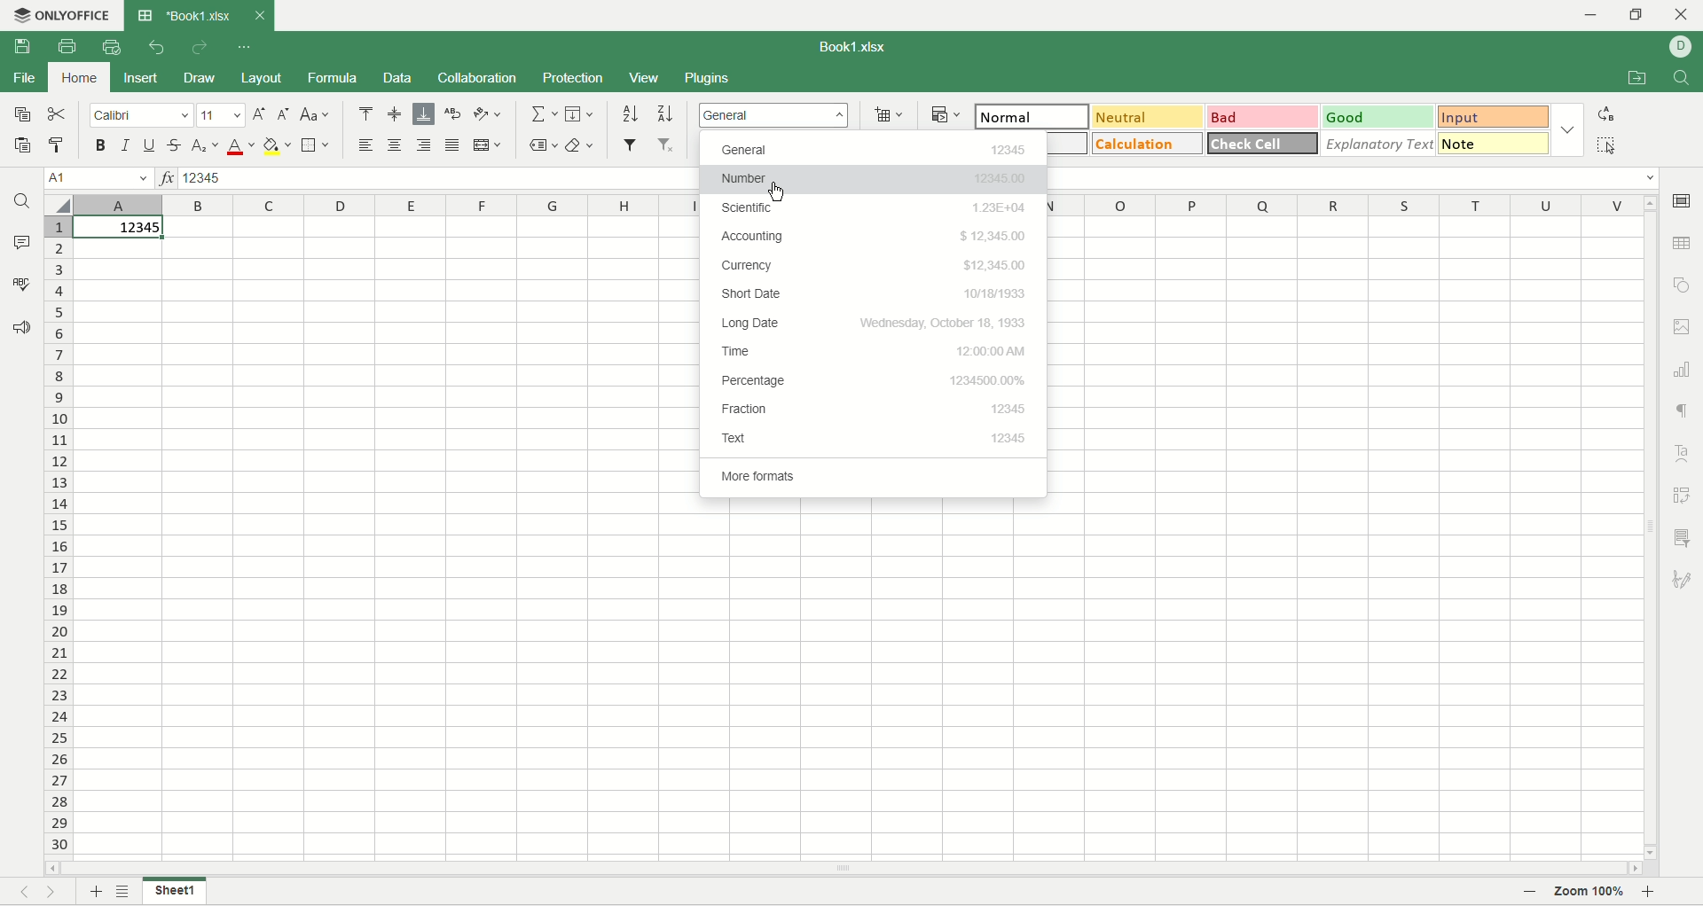 This screenshot has height=906, width=1703. I want to click on view, so click(648, 77).